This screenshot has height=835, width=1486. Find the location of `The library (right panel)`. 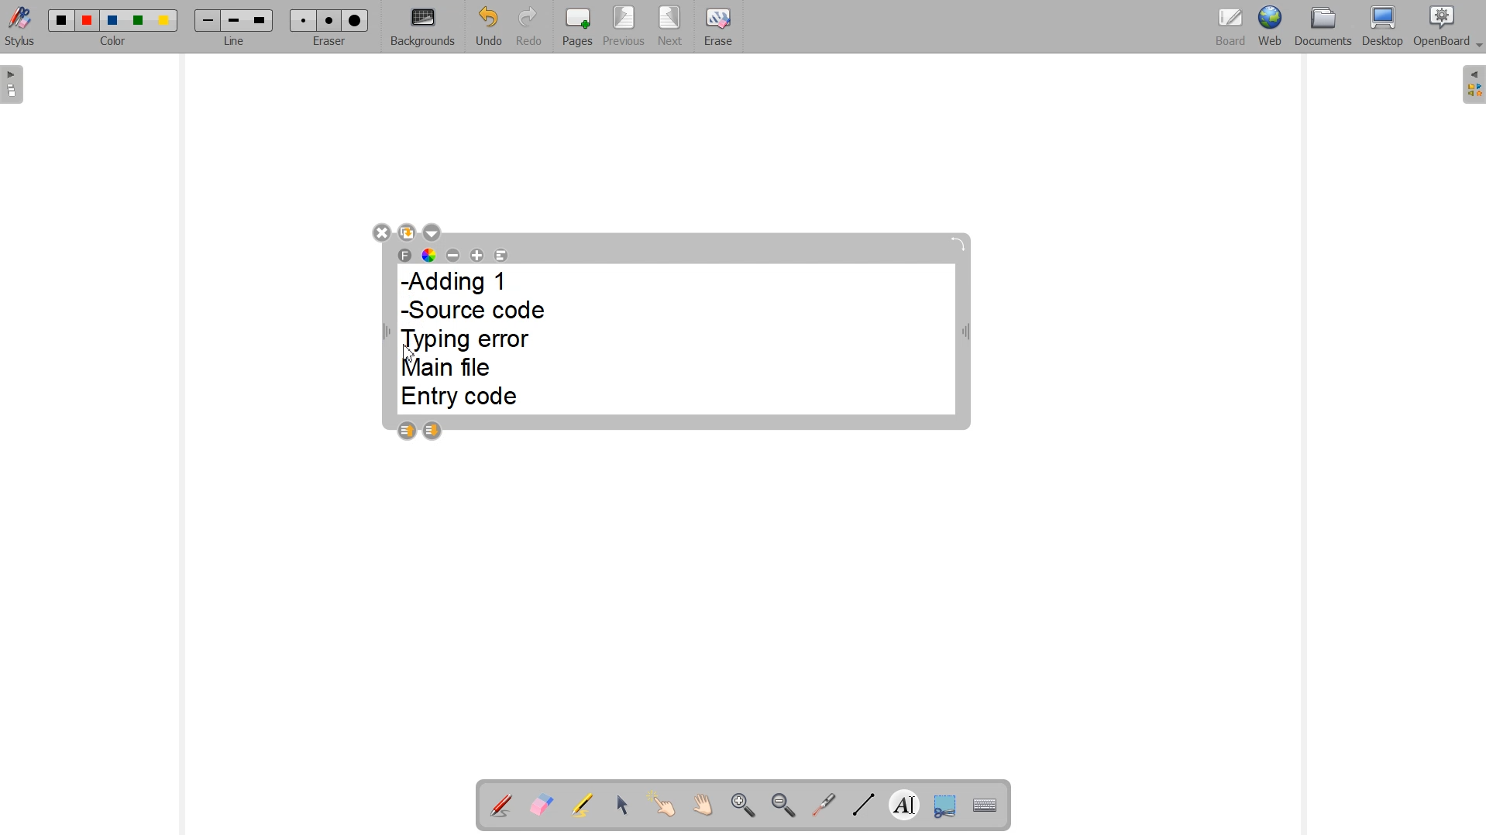

The library (right panel) is located at coordinates (1472, 84).